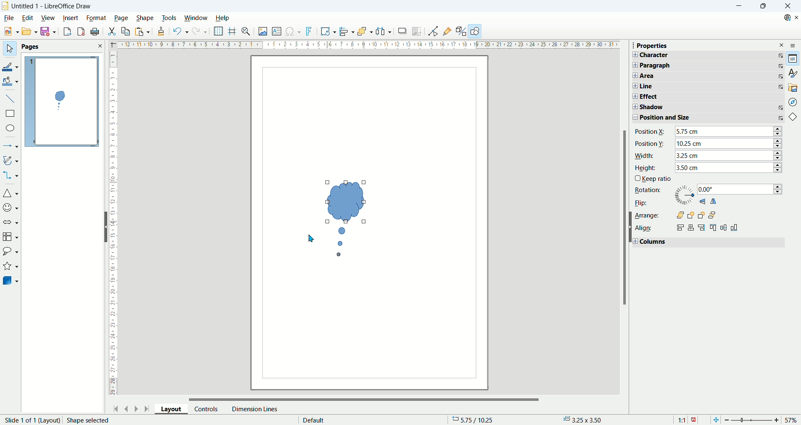  What do you see at coordinates (116, 408) in the screenshot?
I see `go to first page` at bounding box center [116, 408].